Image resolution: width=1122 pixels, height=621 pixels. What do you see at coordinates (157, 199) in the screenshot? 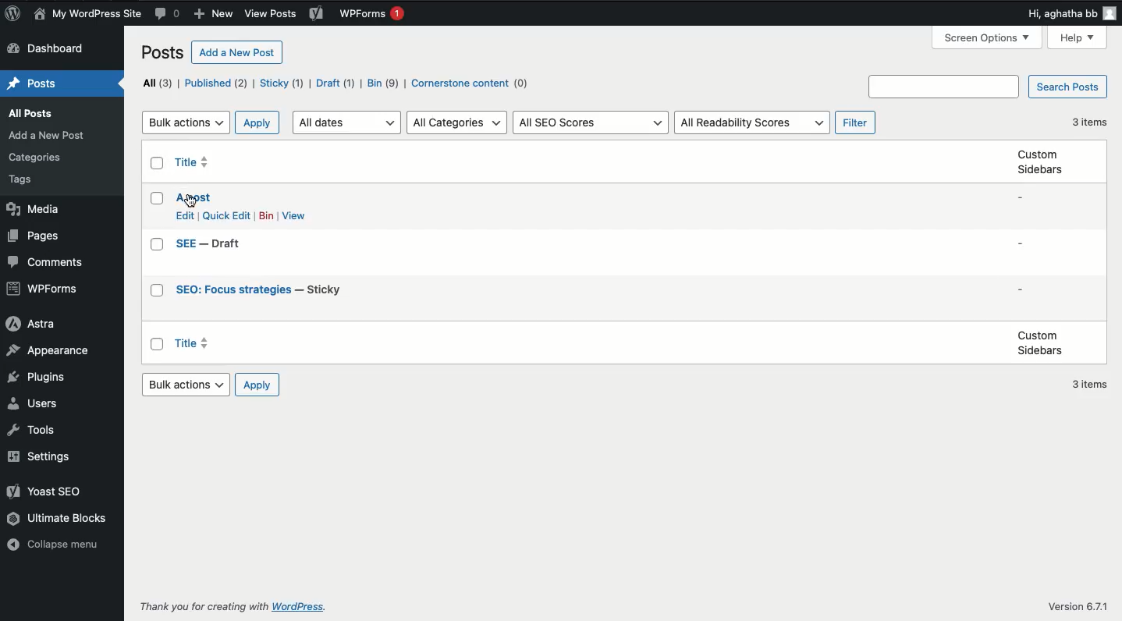
I see `Checkbox` at bounding box center [157, 199].